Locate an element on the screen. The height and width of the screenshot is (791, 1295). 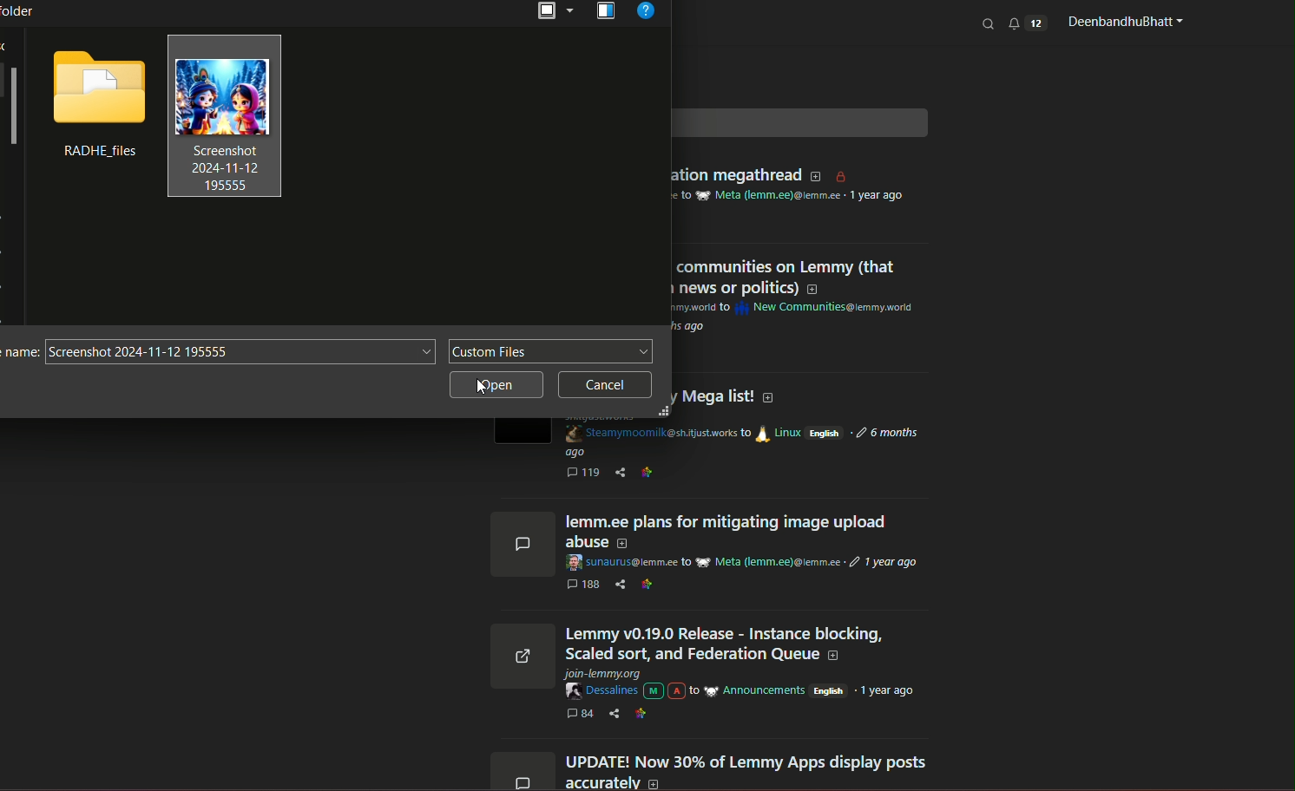
Custom Files is located at coordinates (551, 352).